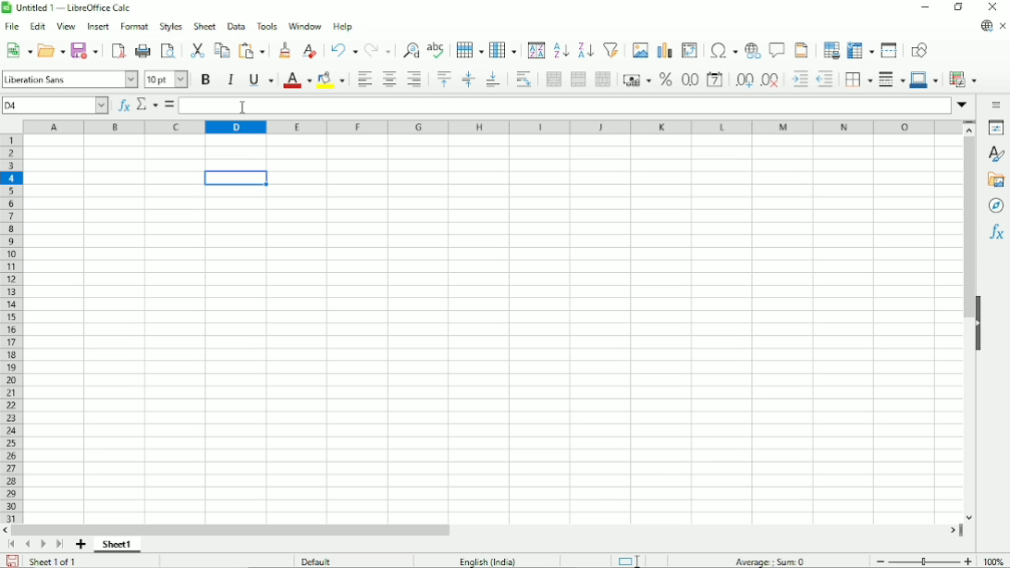  I want to click on Add decimal place, so click(744, 80).